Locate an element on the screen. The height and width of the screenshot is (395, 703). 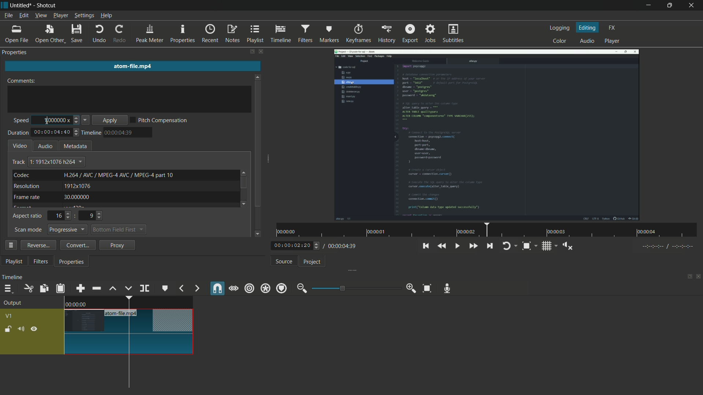
subtitles is located at coordinates (454, 33).